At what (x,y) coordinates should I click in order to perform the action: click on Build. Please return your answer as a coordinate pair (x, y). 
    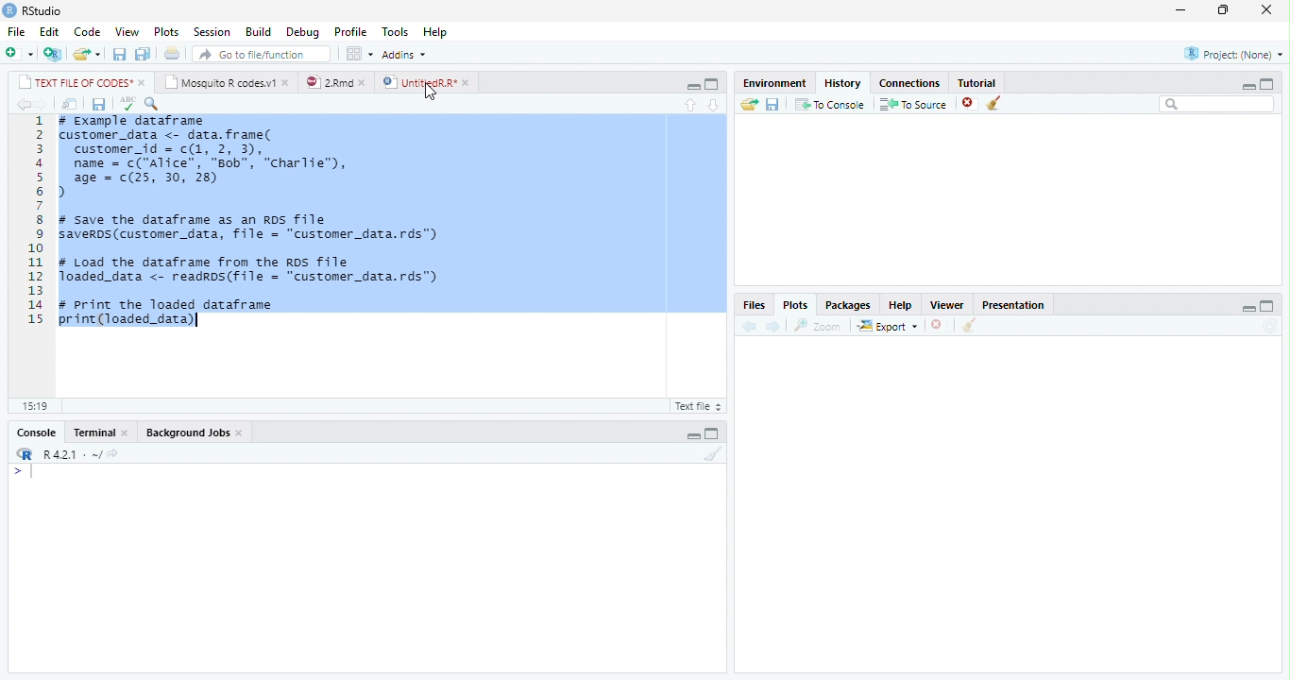
    Looking at the image, I should click on (259, 32).